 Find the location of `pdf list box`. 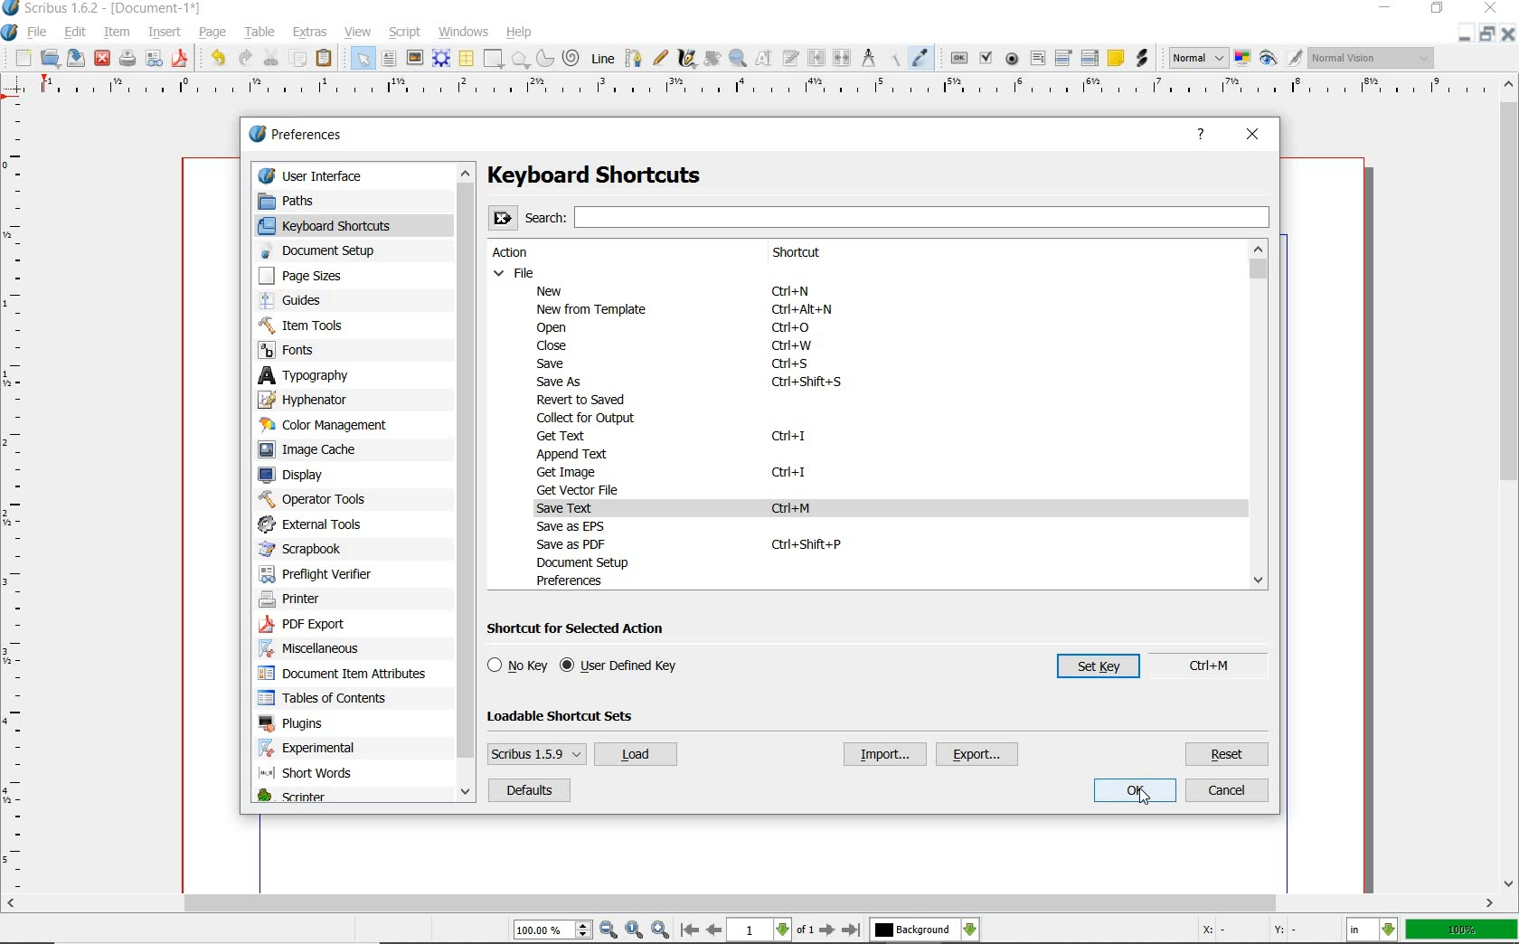

pdf list box is located at coordinates (1089, 59).